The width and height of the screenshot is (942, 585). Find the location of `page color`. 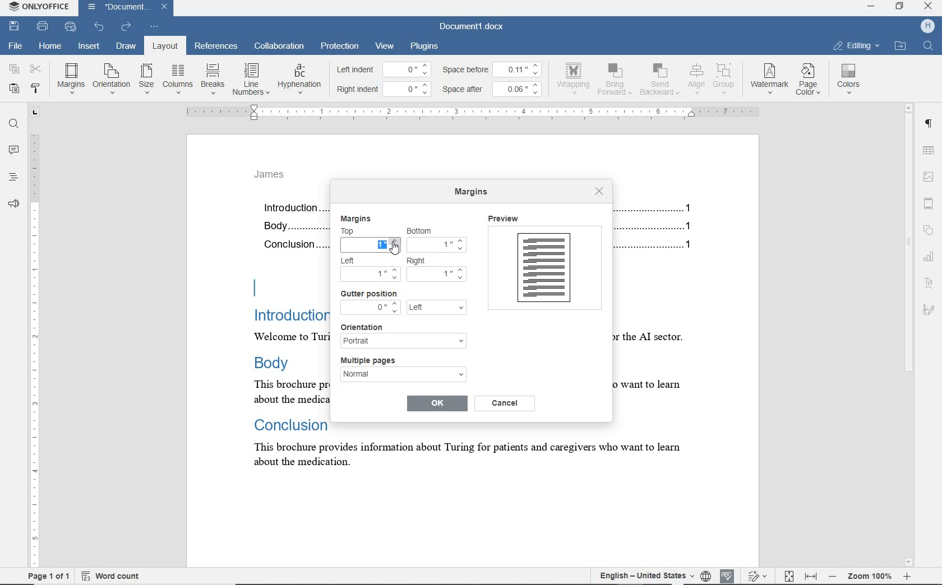

page color is located at coordinates (810, 81).